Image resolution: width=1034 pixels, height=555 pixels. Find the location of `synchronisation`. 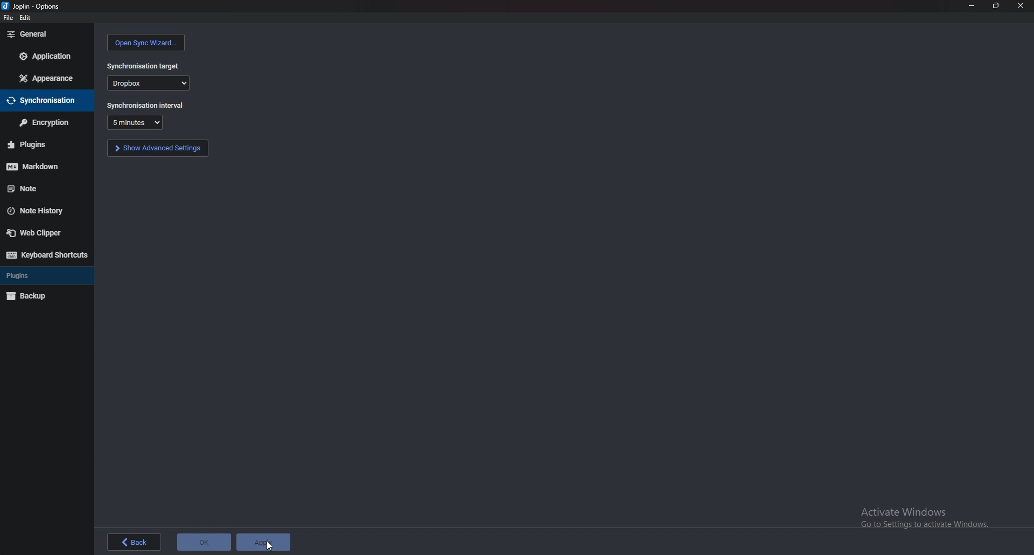

synchronisation is located at coordinates (43, 100).